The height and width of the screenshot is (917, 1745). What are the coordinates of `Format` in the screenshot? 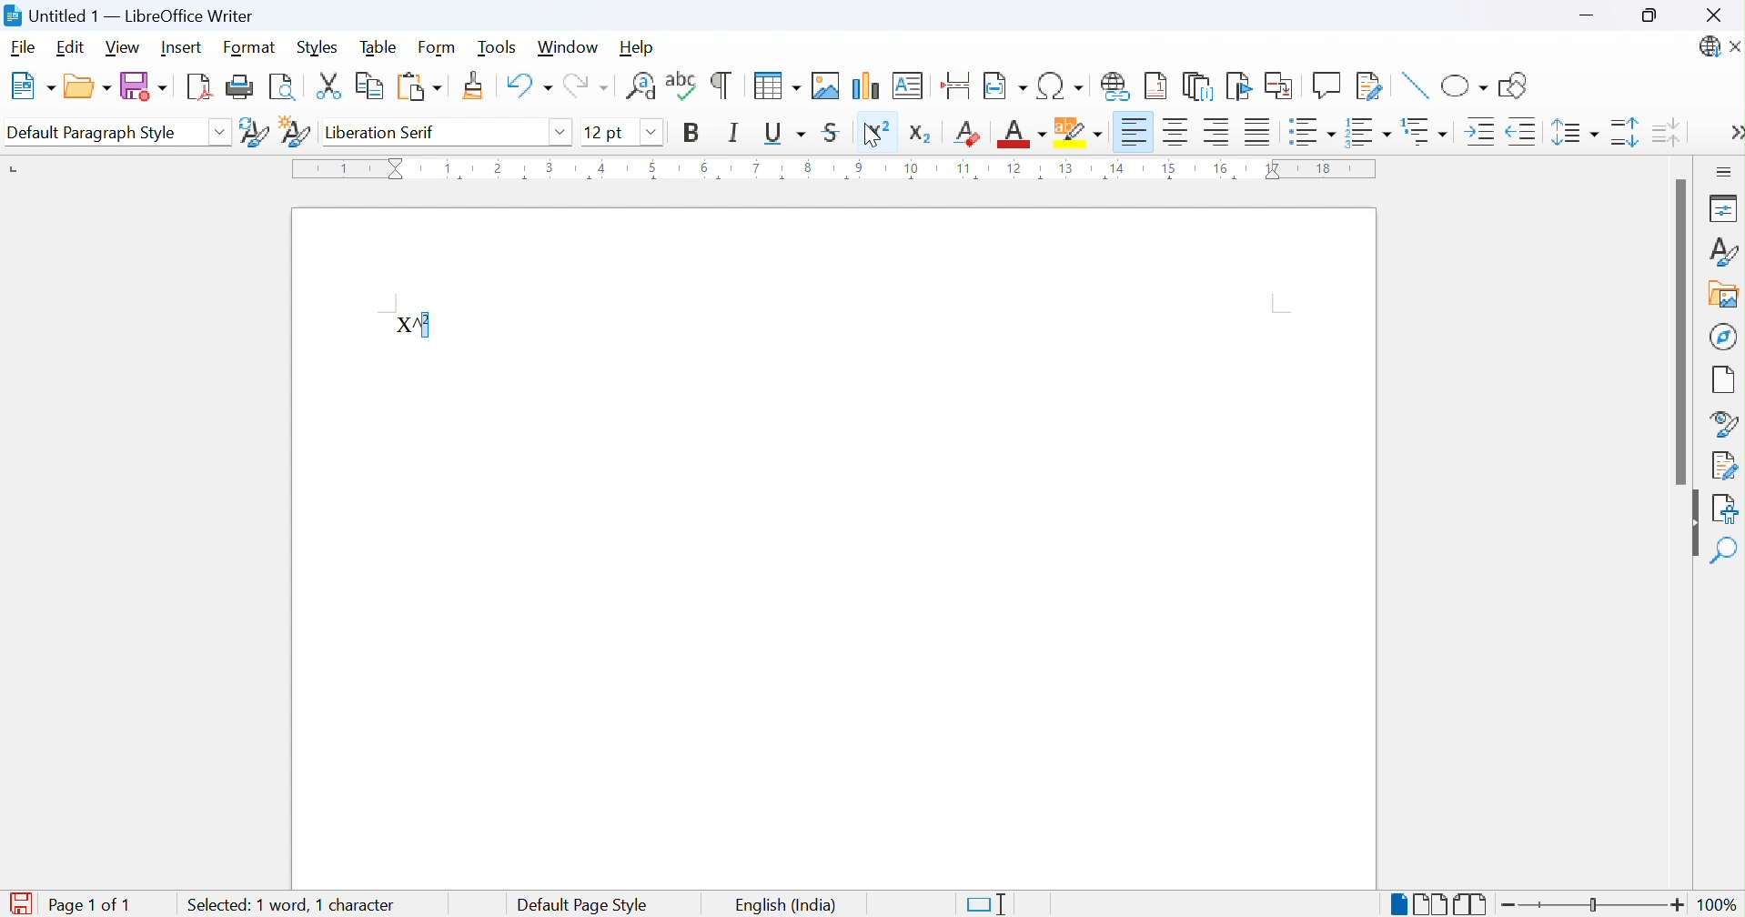 It's located at (247, 48).